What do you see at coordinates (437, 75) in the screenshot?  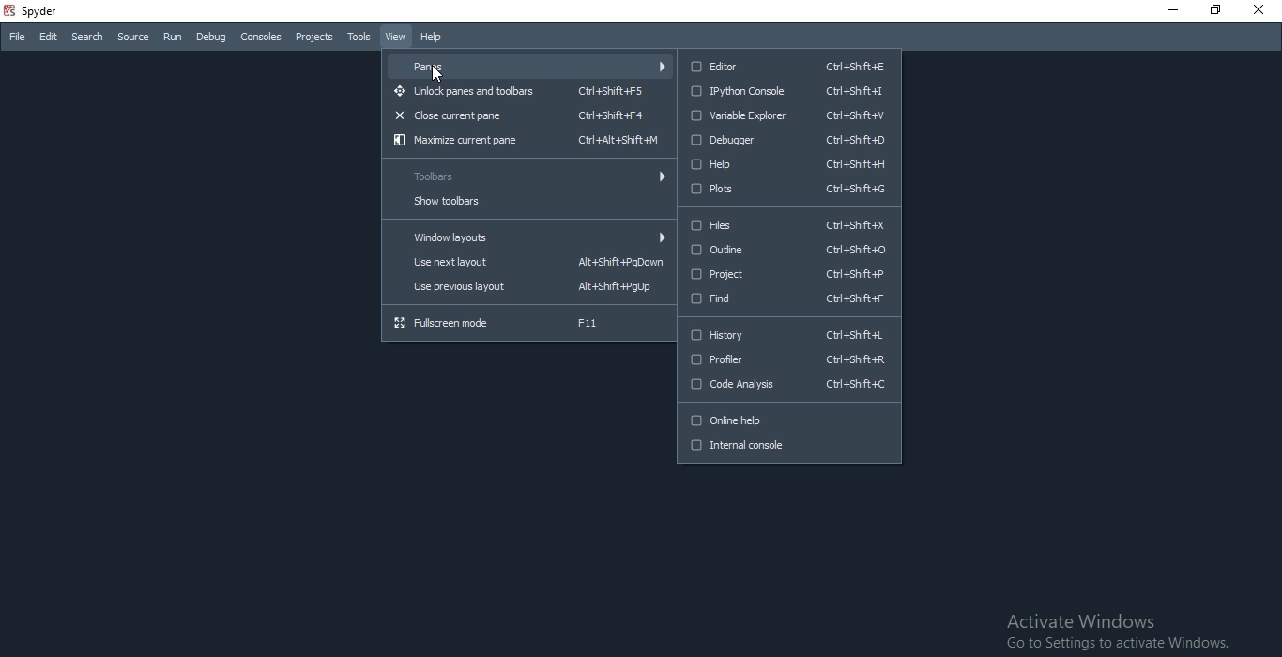 I see `cursor ` at bounding box center [437, 75].